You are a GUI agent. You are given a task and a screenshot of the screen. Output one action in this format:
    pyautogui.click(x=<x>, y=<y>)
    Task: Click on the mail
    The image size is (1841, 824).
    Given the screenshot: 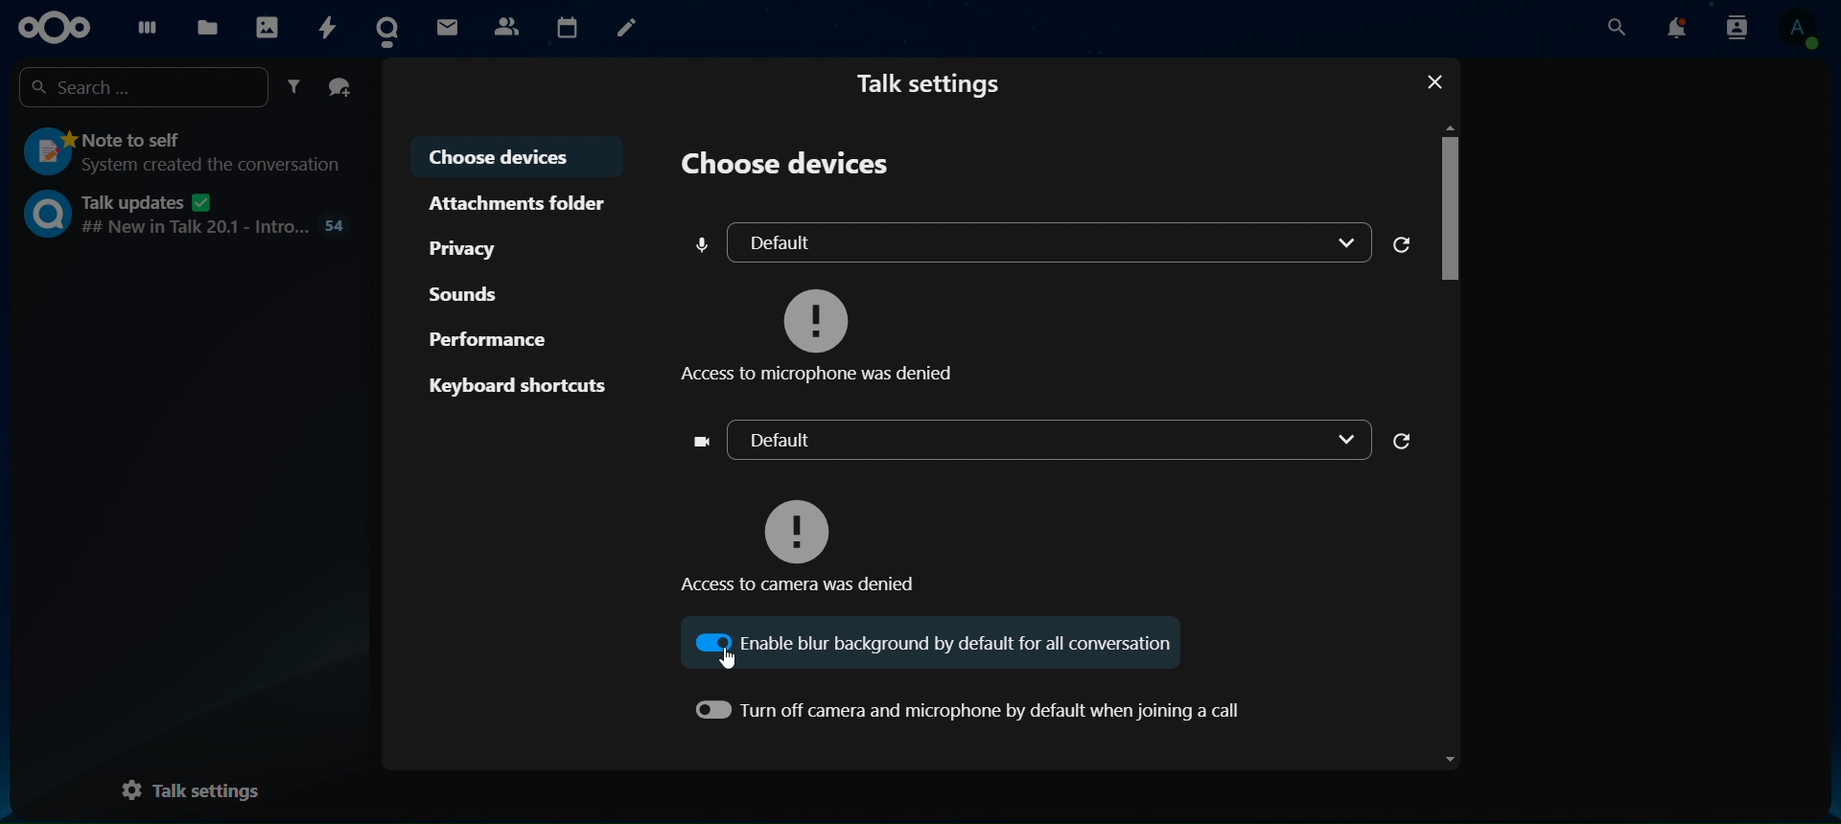 What is the action you would take?
    pyautogui.click(x=445, y=25)
    